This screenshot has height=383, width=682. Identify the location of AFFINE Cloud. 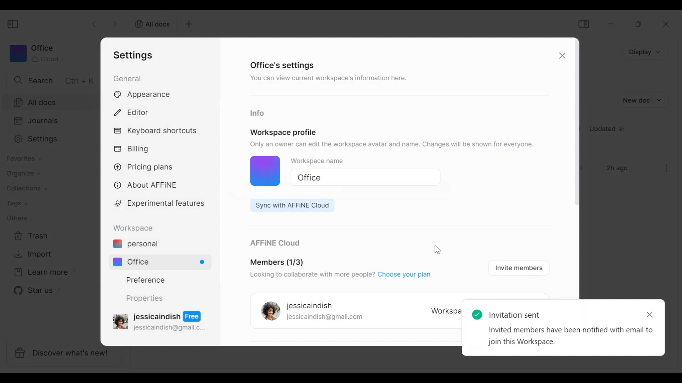
(274, 244).